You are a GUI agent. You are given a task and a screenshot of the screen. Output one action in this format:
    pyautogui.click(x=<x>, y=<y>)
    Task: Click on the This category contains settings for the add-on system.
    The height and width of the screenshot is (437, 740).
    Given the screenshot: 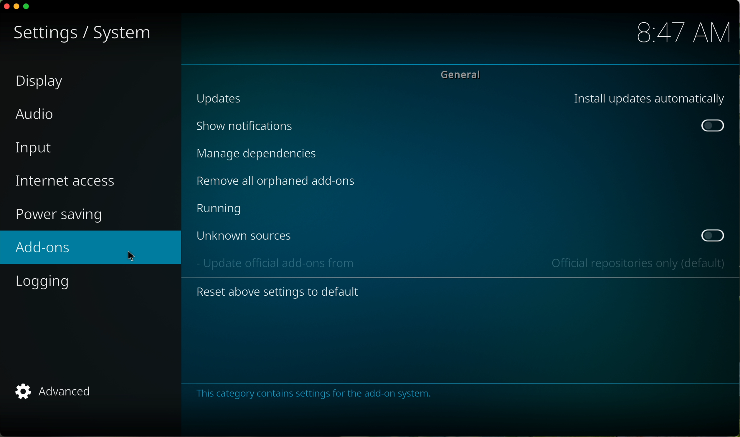 What is the action you would take?
    pyautogui.click(x=318, y=397)
    